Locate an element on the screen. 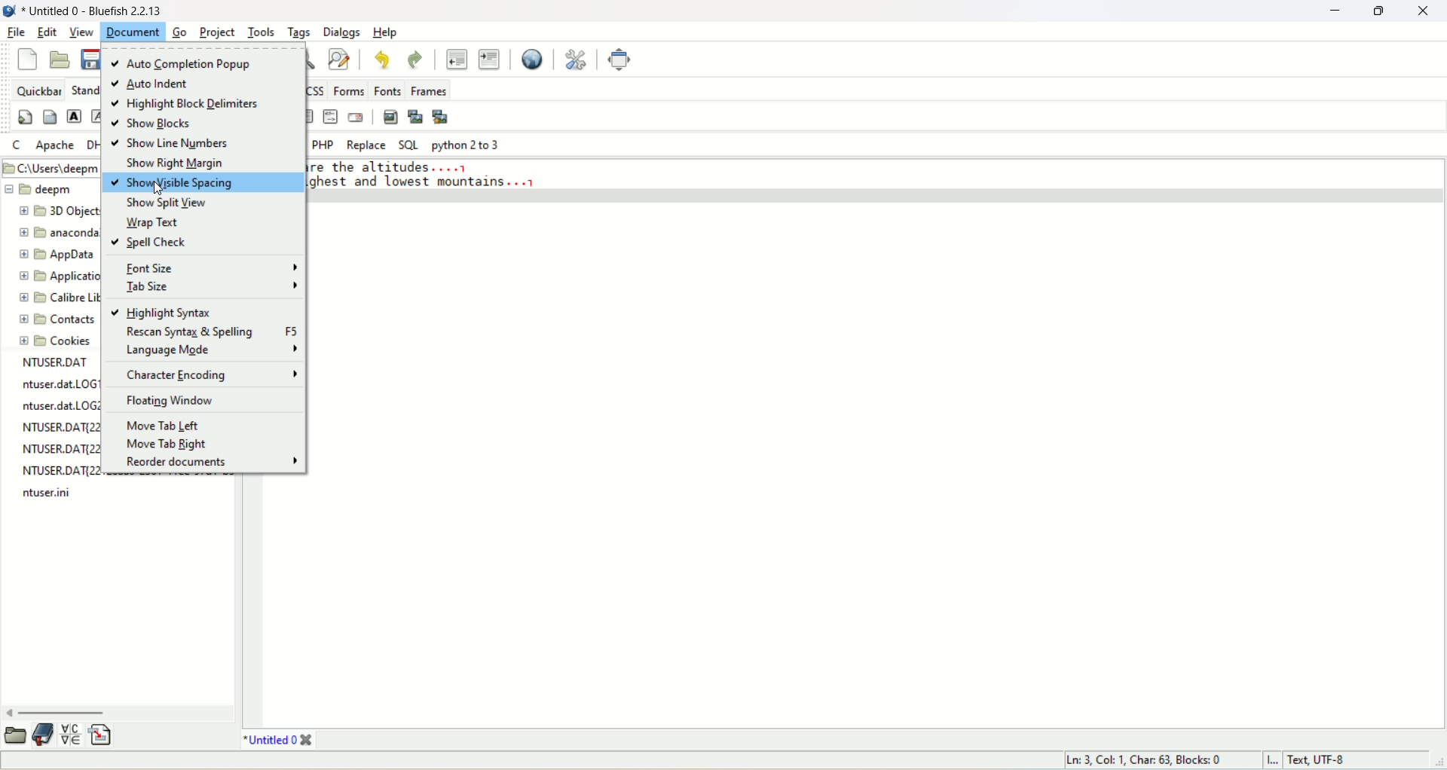 This screenshot has height=770, width=1447. text, UTF-8 is located at coordinates (1327, 761).